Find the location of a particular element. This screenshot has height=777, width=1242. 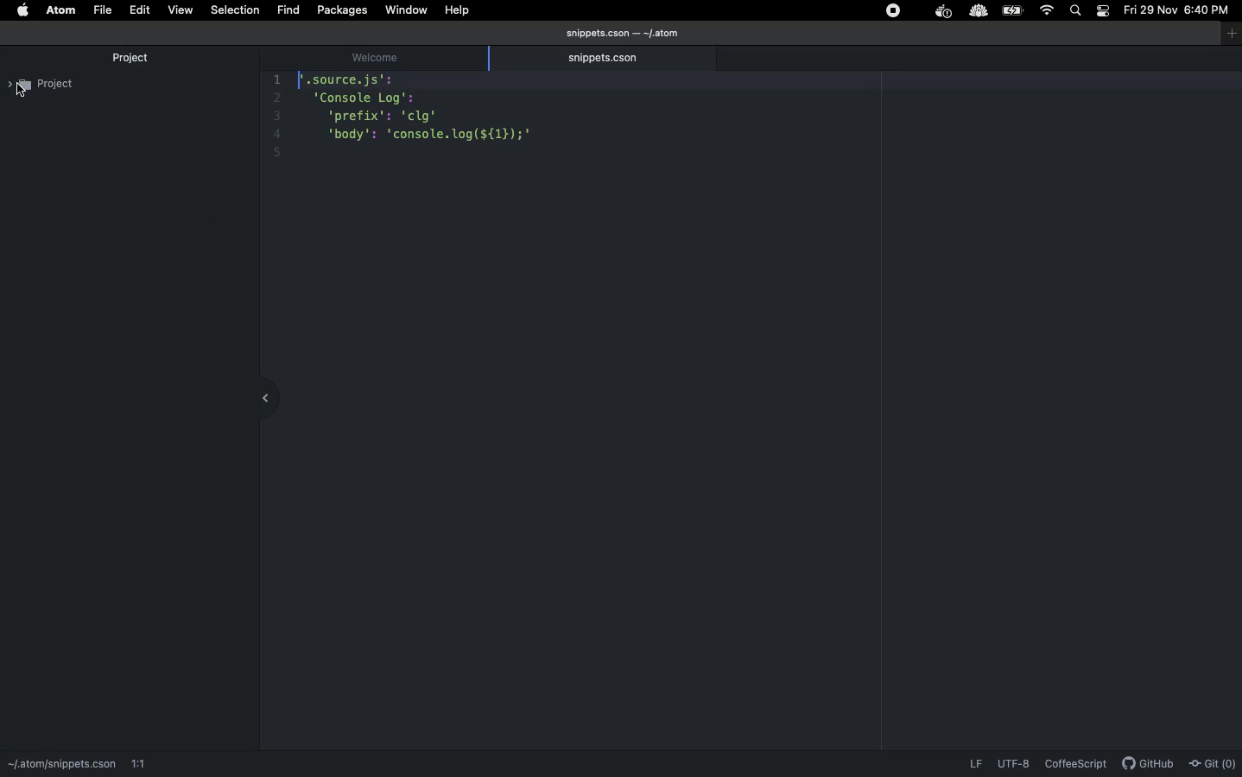

extension is located at coordinates (942, 12).